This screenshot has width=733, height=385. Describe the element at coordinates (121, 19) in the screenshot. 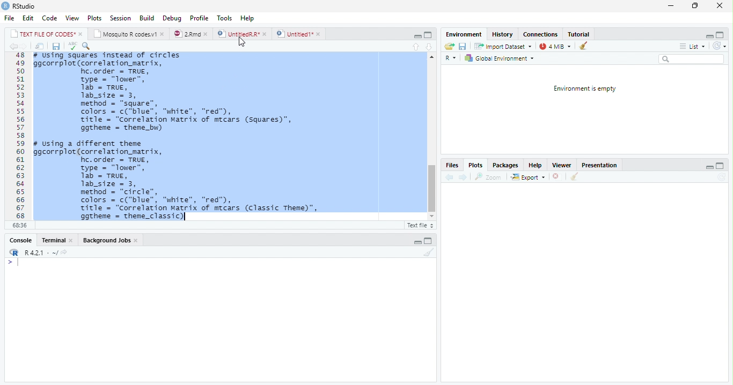

I see `Session` at that location.